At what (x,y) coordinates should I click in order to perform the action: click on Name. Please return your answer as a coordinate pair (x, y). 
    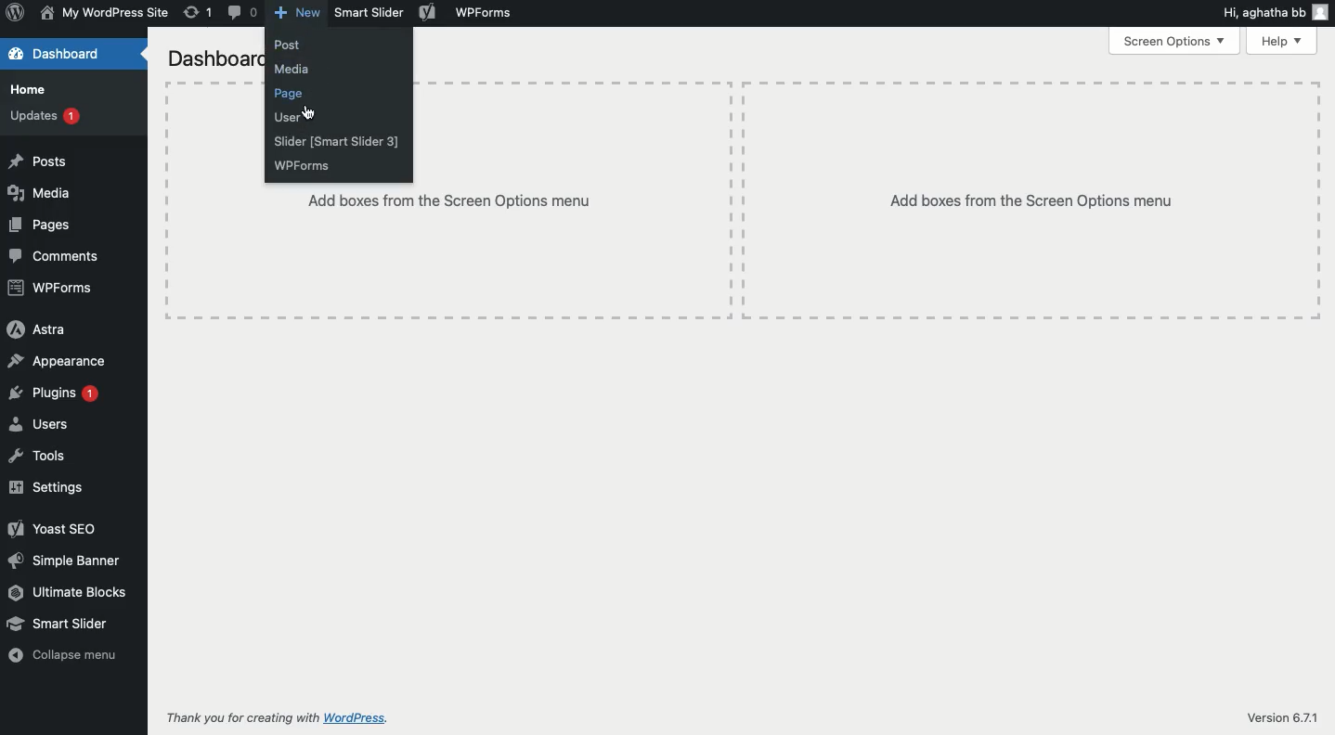
    Looking at the image, I should click on (105, 13).